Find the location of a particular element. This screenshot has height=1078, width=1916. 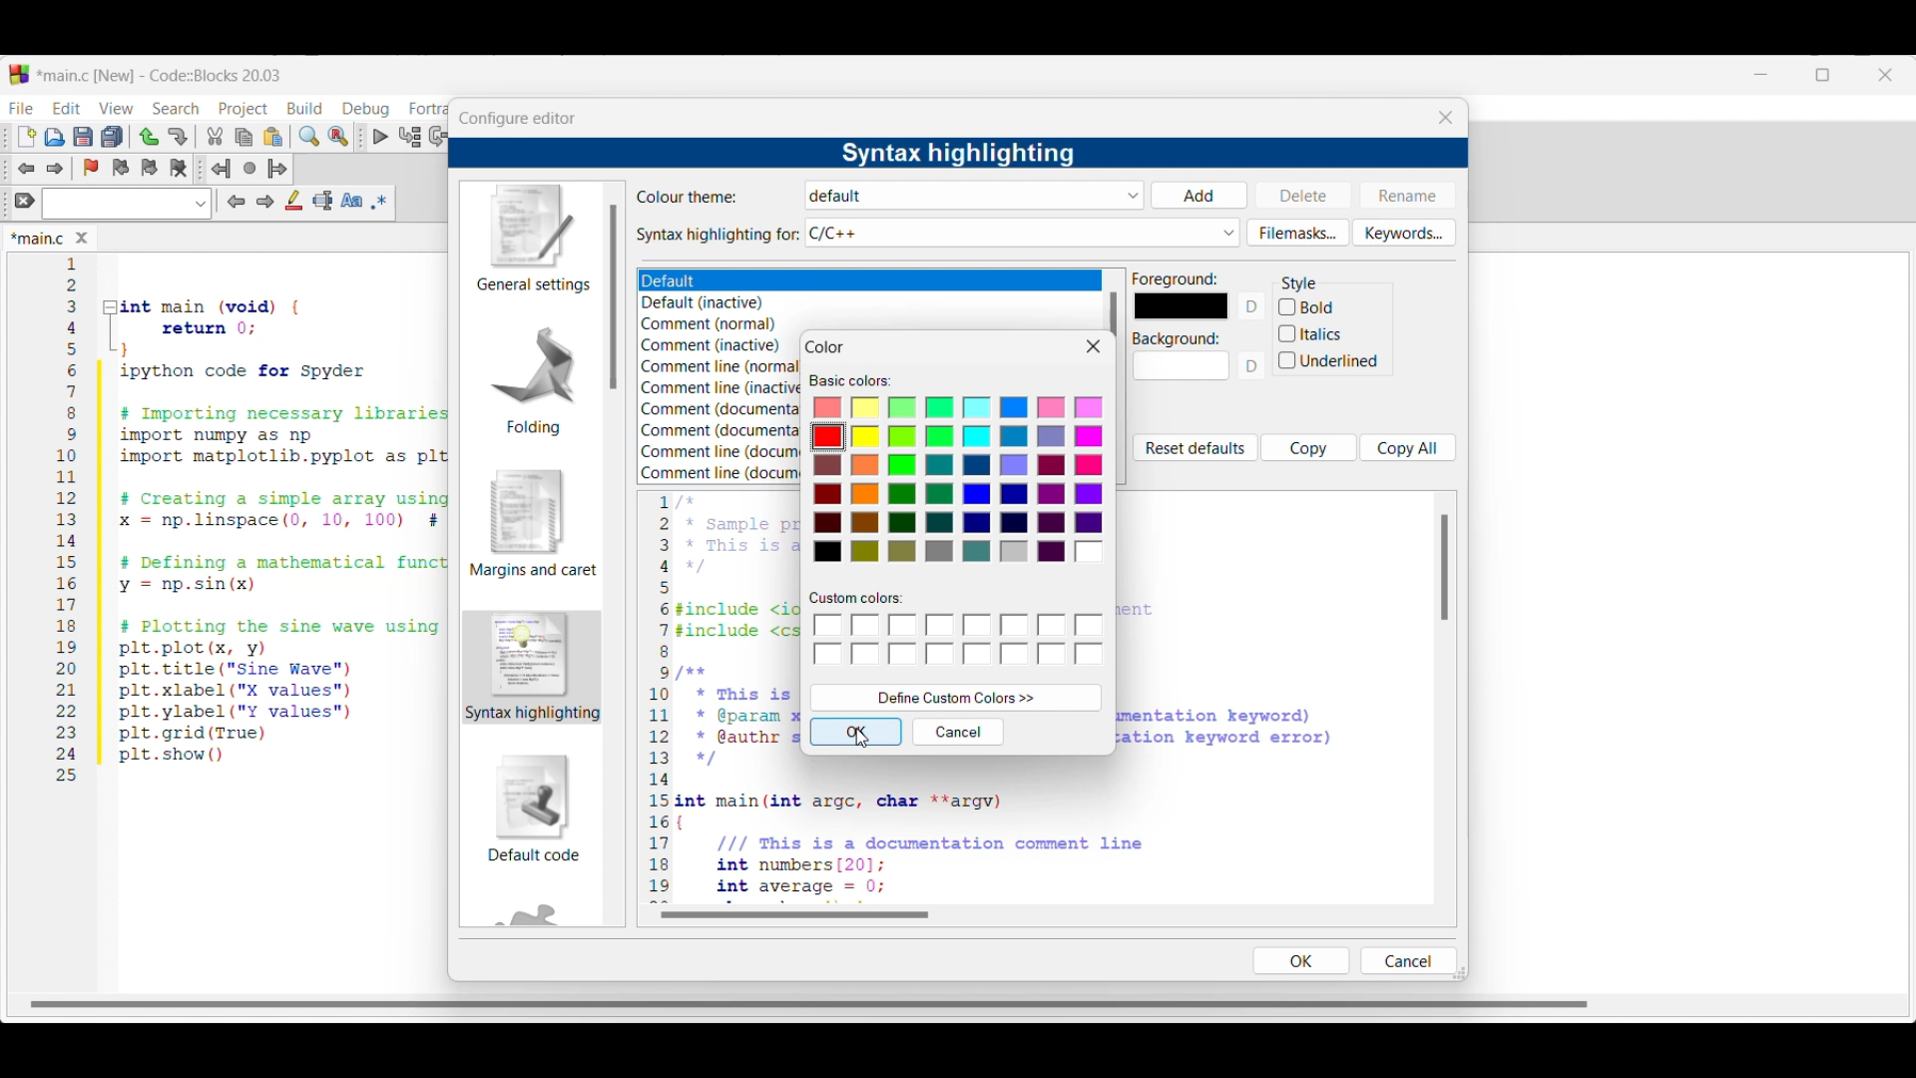

OK highlighted by cursor is located at coordinates (856, 732).